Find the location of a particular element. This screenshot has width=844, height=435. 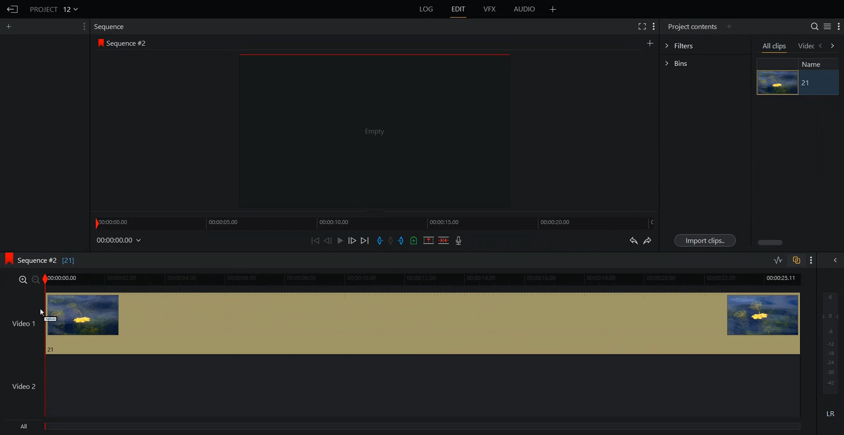

Add an cue to current position is located at coordinates (414, 240).